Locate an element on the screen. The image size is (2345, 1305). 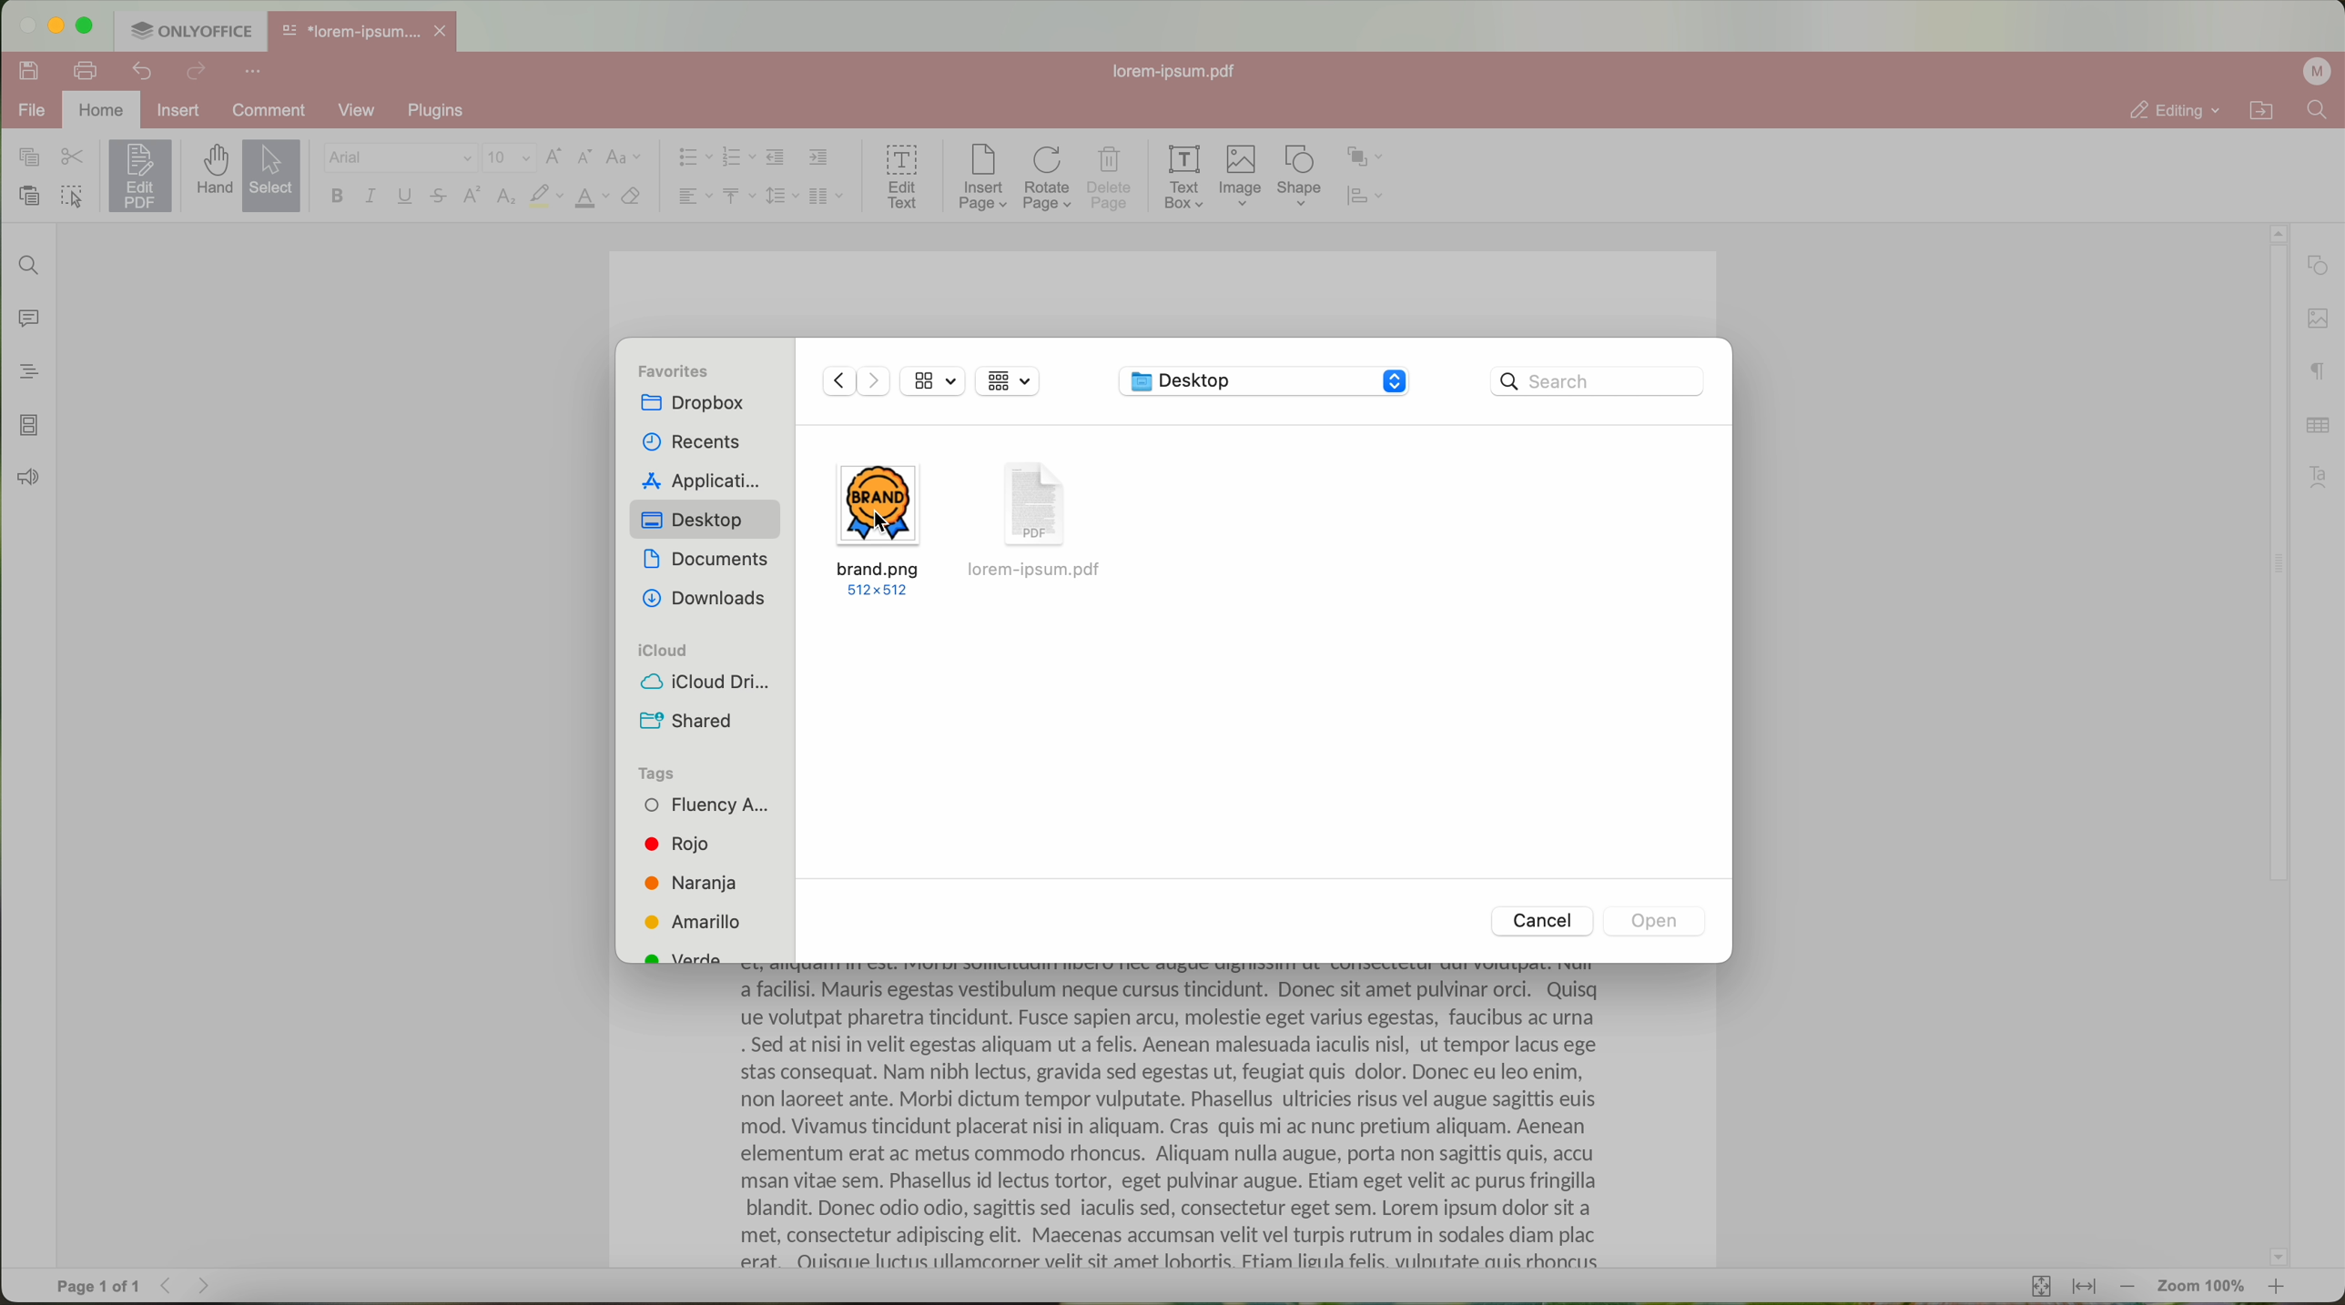
lorem-ipsum.pdf is located at coordinates (1181, 70).